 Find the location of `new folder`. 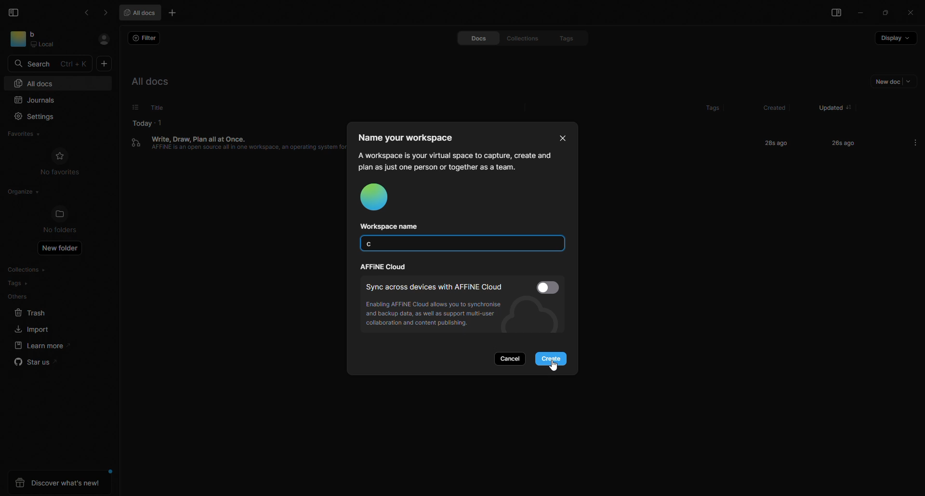

new folder is located at coordinates (62, 250).